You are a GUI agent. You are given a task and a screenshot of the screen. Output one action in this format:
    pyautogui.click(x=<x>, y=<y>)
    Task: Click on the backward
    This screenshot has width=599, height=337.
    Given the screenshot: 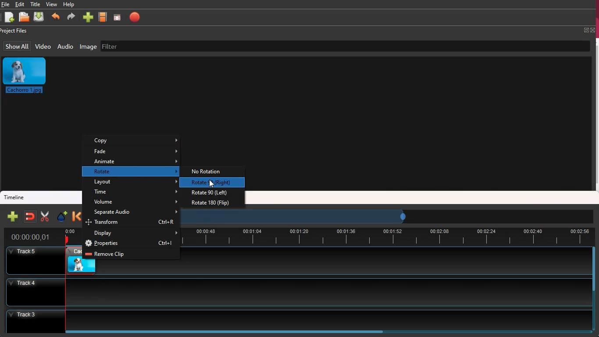 What is the action you would take?
    pyautogui.click(x=56, y=16)
    